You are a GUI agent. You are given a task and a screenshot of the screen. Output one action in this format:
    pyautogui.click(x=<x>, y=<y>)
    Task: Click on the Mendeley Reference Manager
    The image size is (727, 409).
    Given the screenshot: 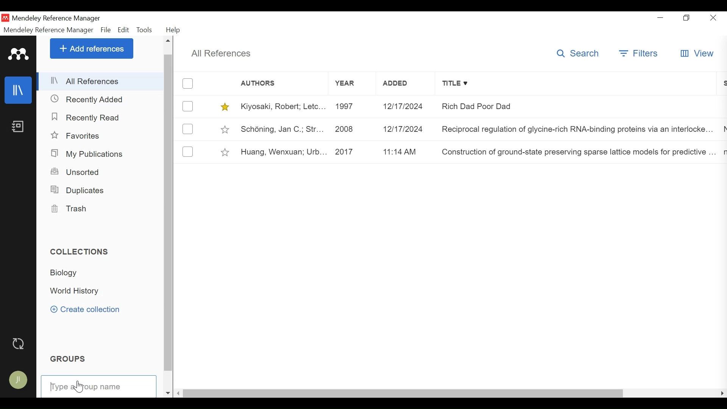 What is the action you would take?
    pyautogui.click(x=56, y=18)
    